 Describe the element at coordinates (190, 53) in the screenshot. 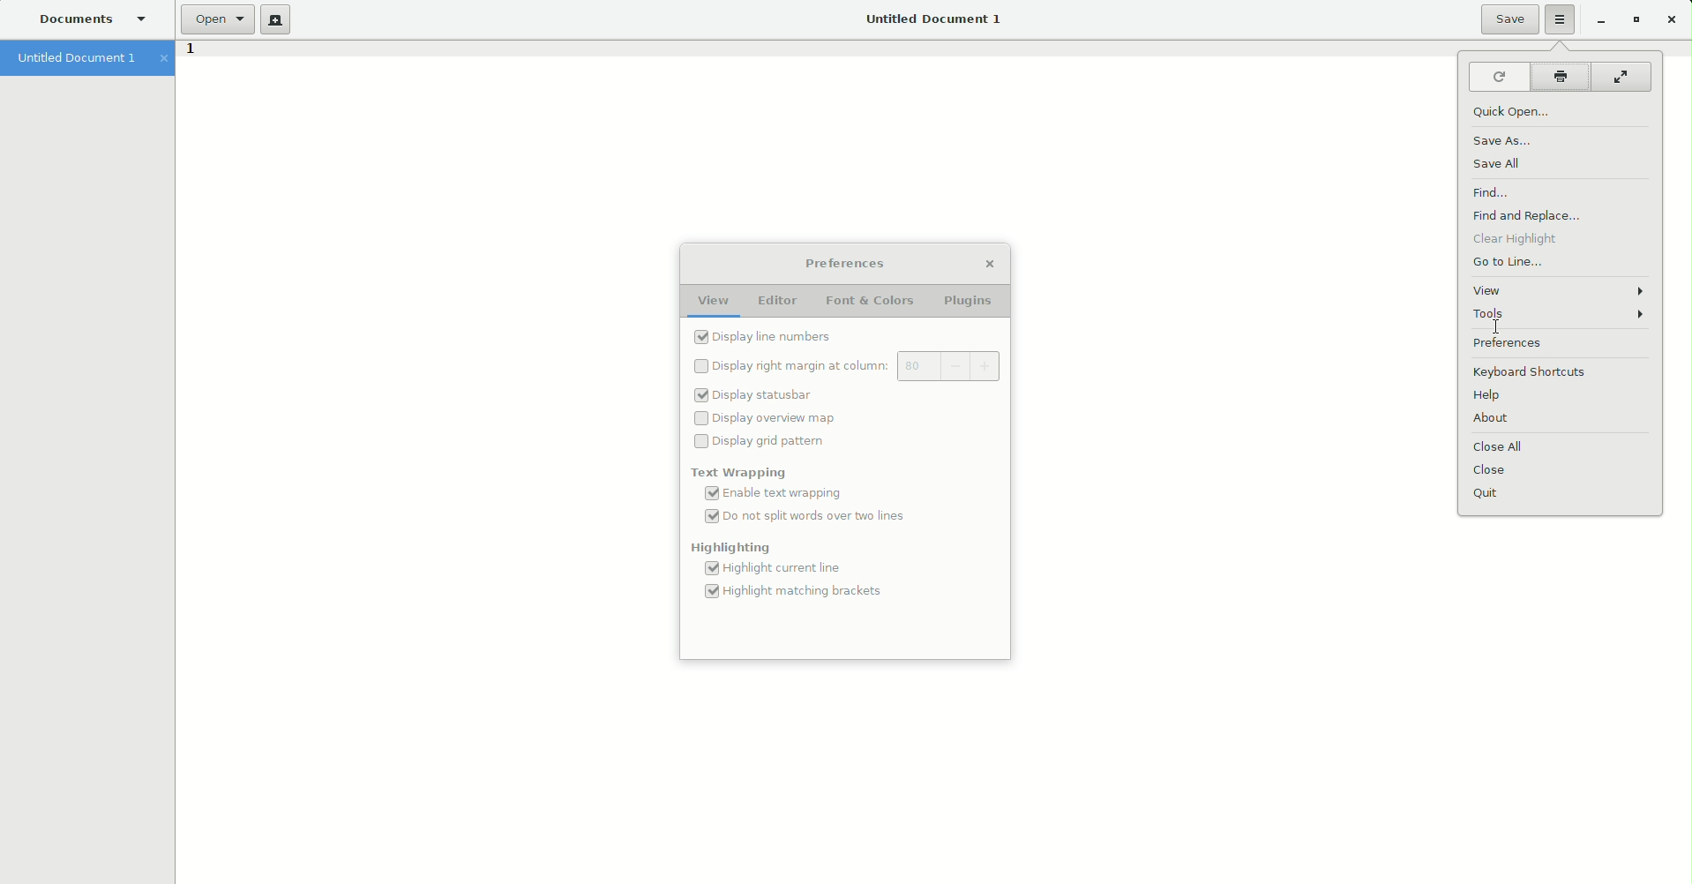

I see `1` at that location.